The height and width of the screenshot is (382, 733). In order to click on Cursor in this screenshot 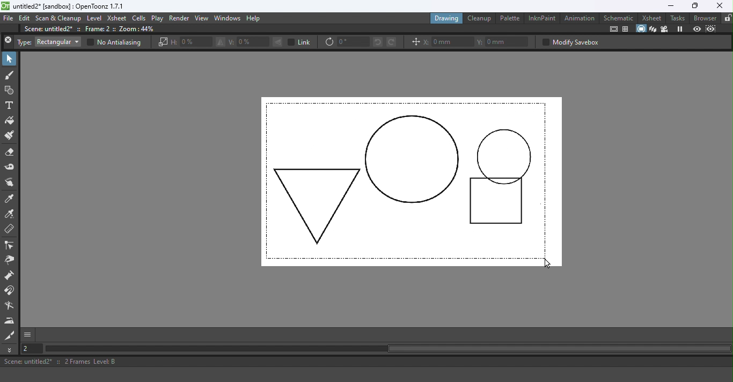, I will do `click(548, 265)`.